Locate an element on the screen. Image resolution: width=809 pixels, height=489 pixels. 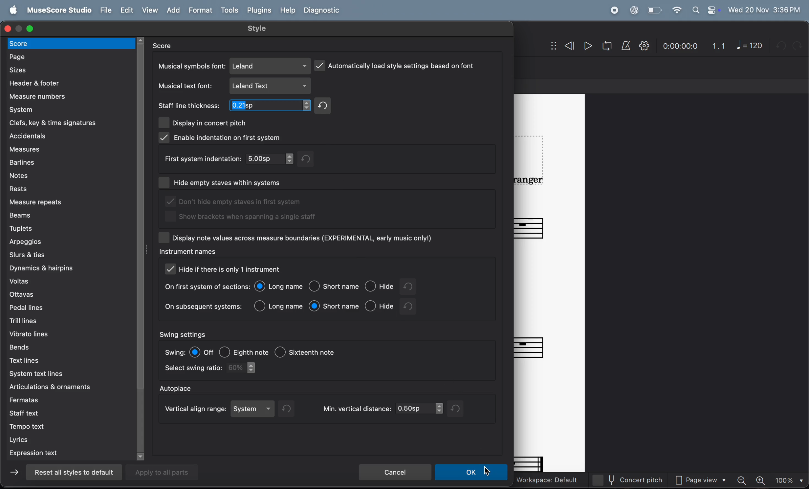
0,11 tp is located at coordinates (272, 106).